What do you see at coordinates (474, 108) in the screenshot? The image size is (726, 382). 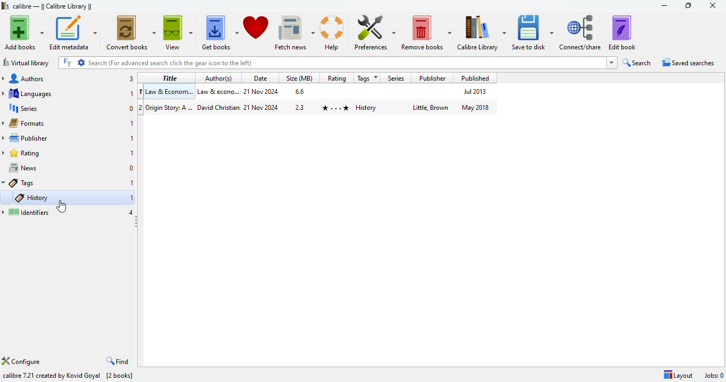 I see `may 2018` at bounding box center [474, 108].